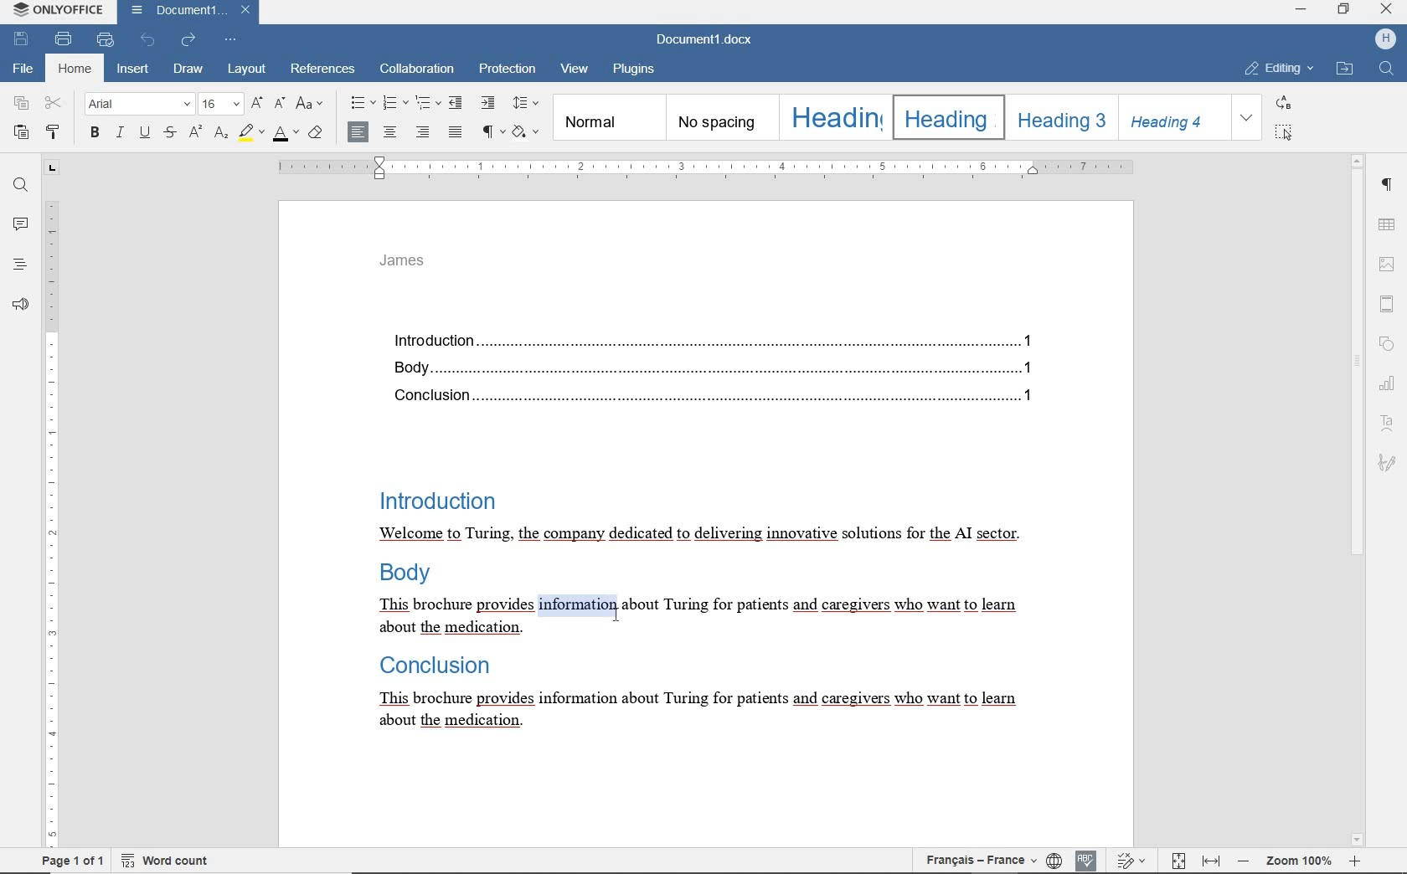 Image resolution: width=1407 pixels, height=874 pixels. What do you see at coordinates (394, 104) in the screenshot?
I see `NUMBERING` at bounding box center [394, 104].